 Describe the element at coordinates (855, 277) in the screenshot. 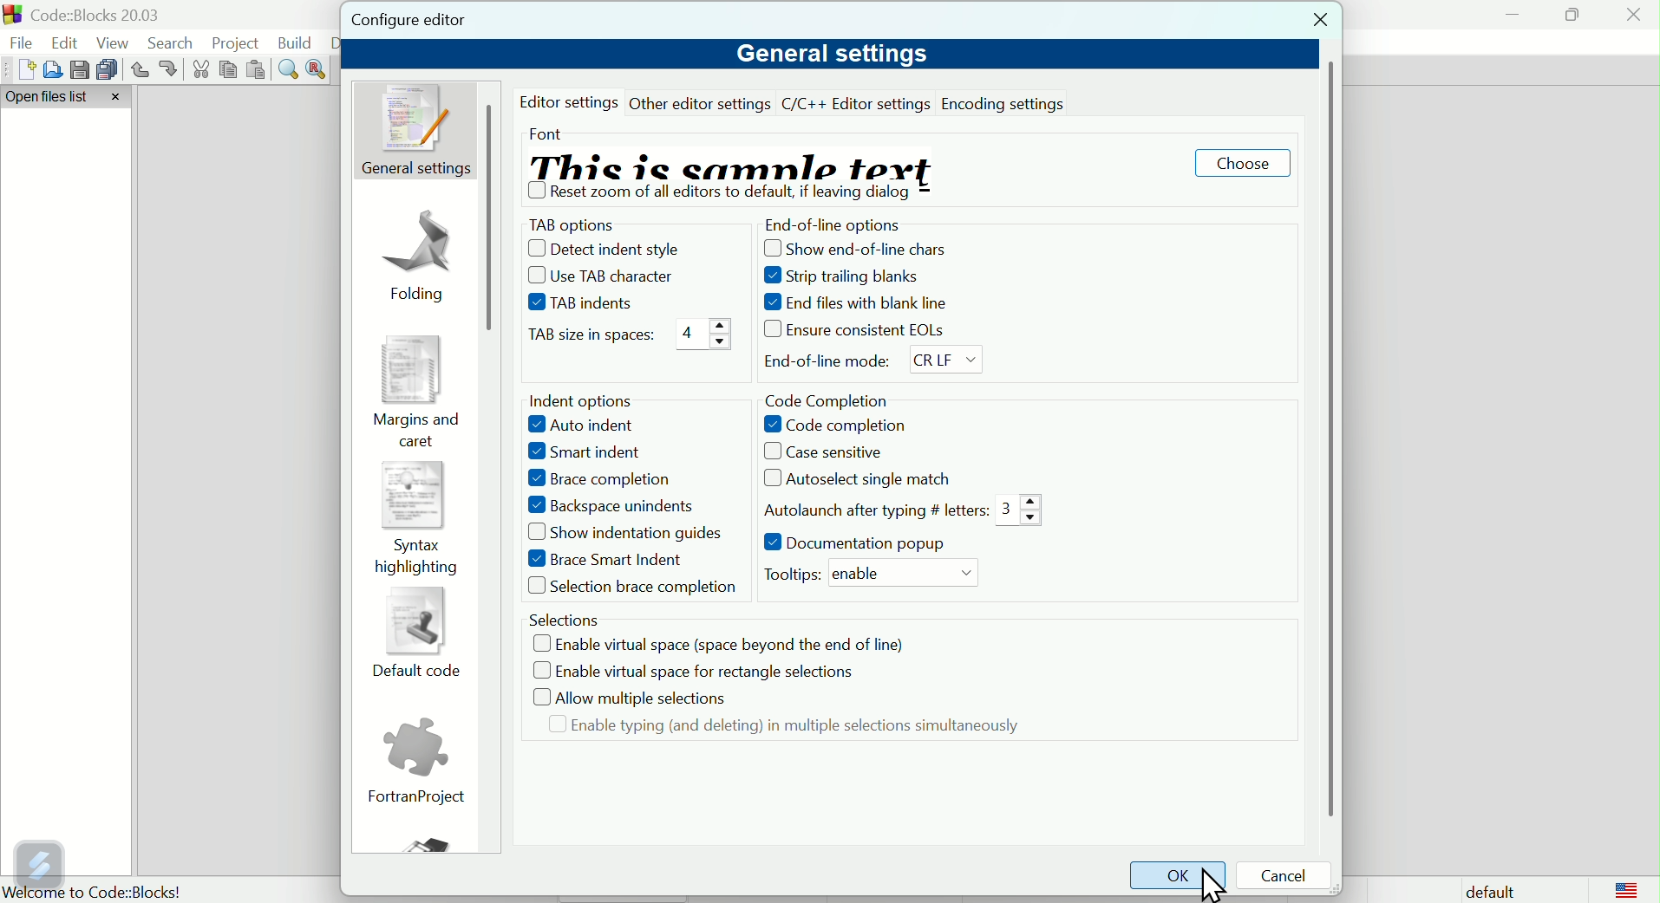

I see `Strip trailing blanks` at that location.